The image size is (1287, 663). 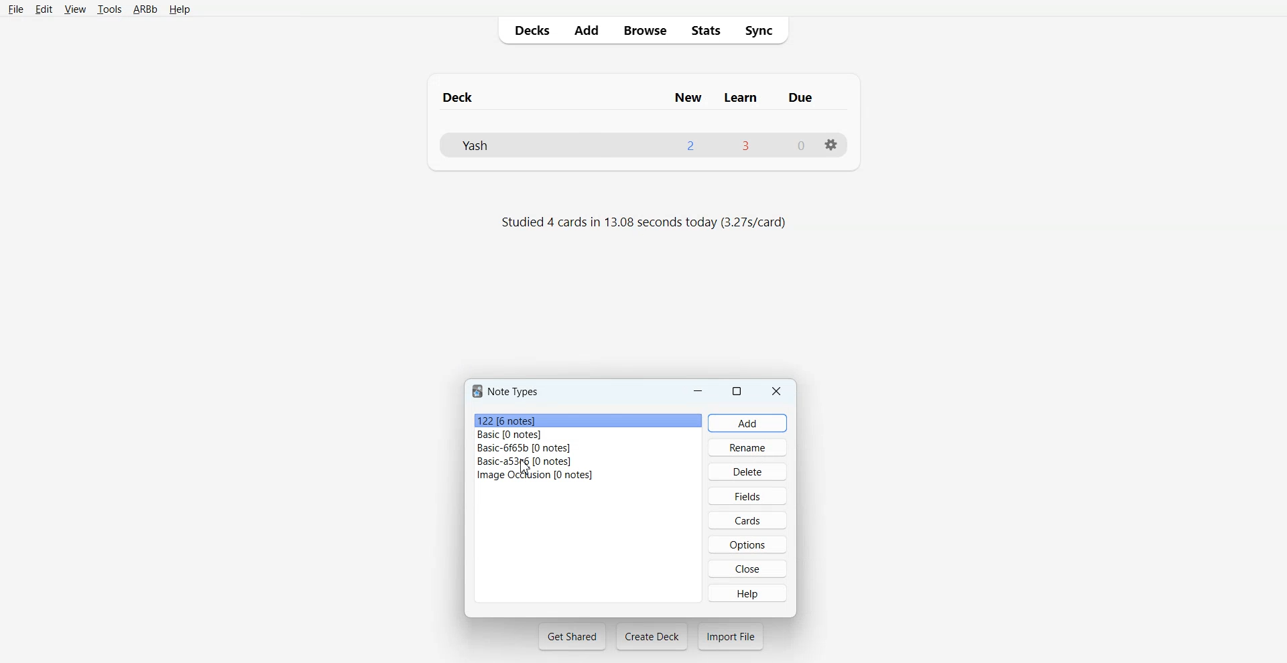 What do you see at coordinates (109, 10) in the screenshot?
I see `Tools` at bounding box center [109, 10].